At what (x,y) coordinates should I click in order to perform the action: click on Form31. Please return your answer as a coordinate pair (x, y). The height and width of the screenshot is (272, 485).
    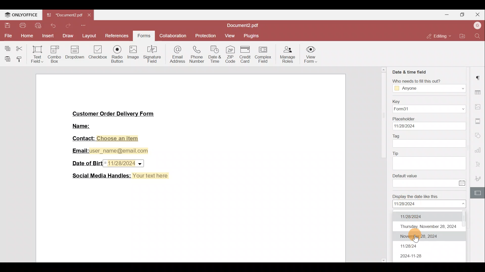
    Looking at the image, I should click on (430, 109).